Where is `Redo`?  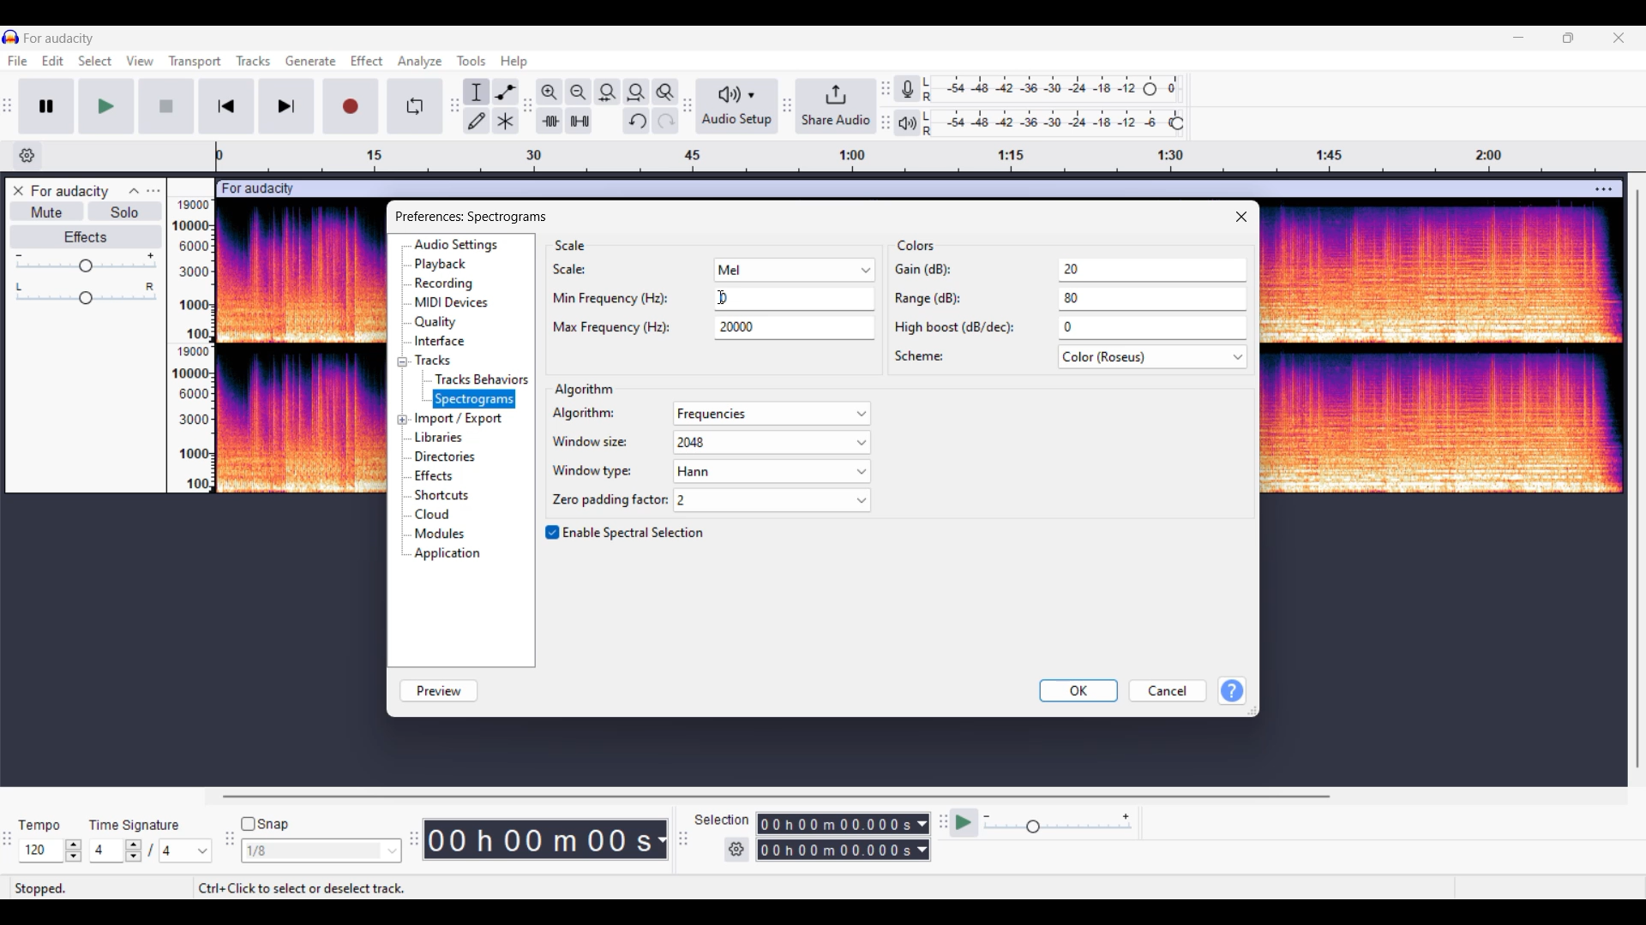 Redo is located at coordinates (665, 121).